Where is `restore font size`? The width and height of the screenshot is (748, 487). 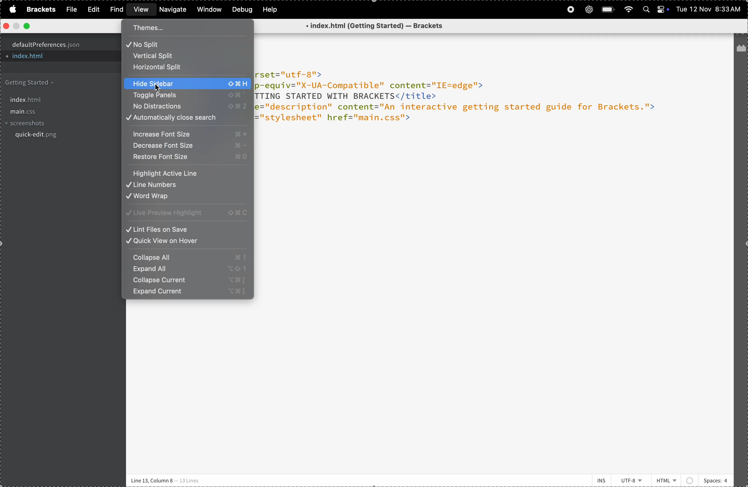
restore font size is located at coordinates (187, 159).